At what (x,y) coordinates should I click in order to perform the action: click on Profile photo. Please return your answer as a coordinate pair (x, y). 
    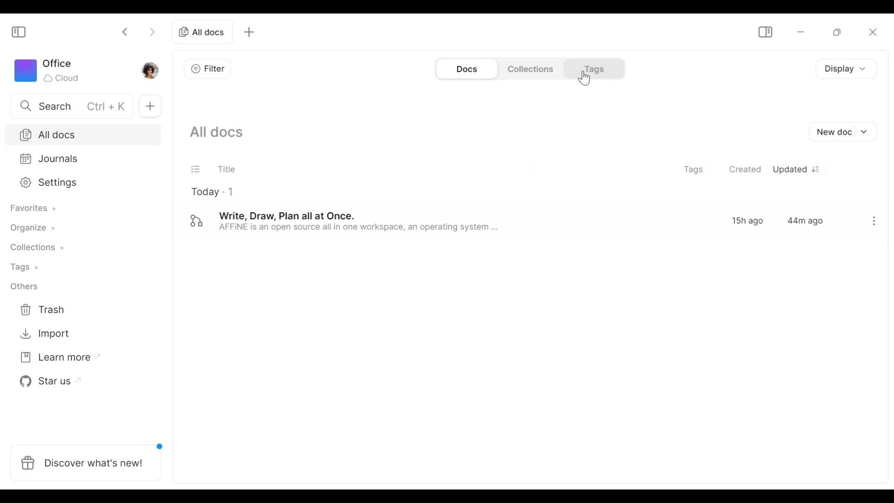
    Looking at the image, I should click on (149, 70).